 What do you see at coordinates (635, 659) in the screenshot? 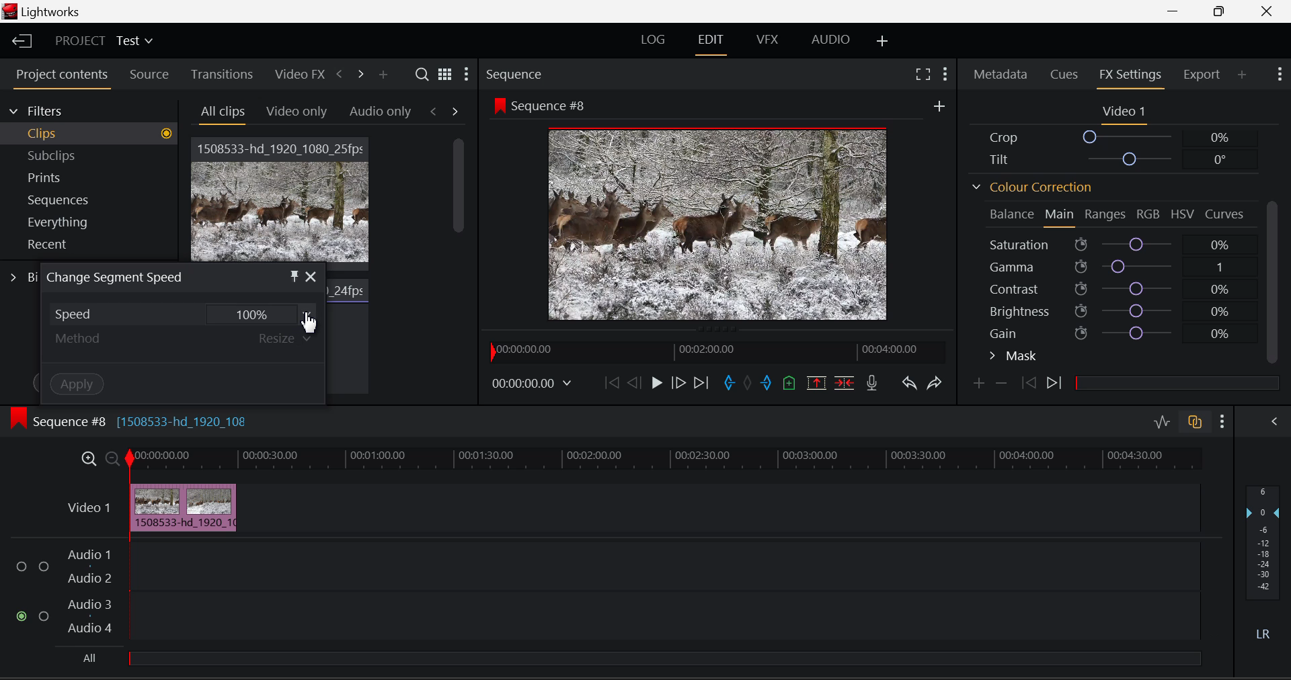
I see `All` at bounding box center [635, 659].